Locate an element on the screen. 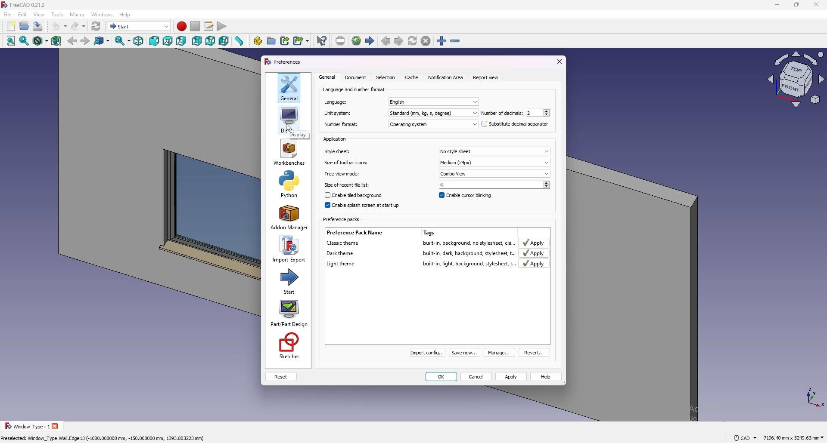 The image size is (827, 443). Style sheet: is located at coordinates (338, 151).